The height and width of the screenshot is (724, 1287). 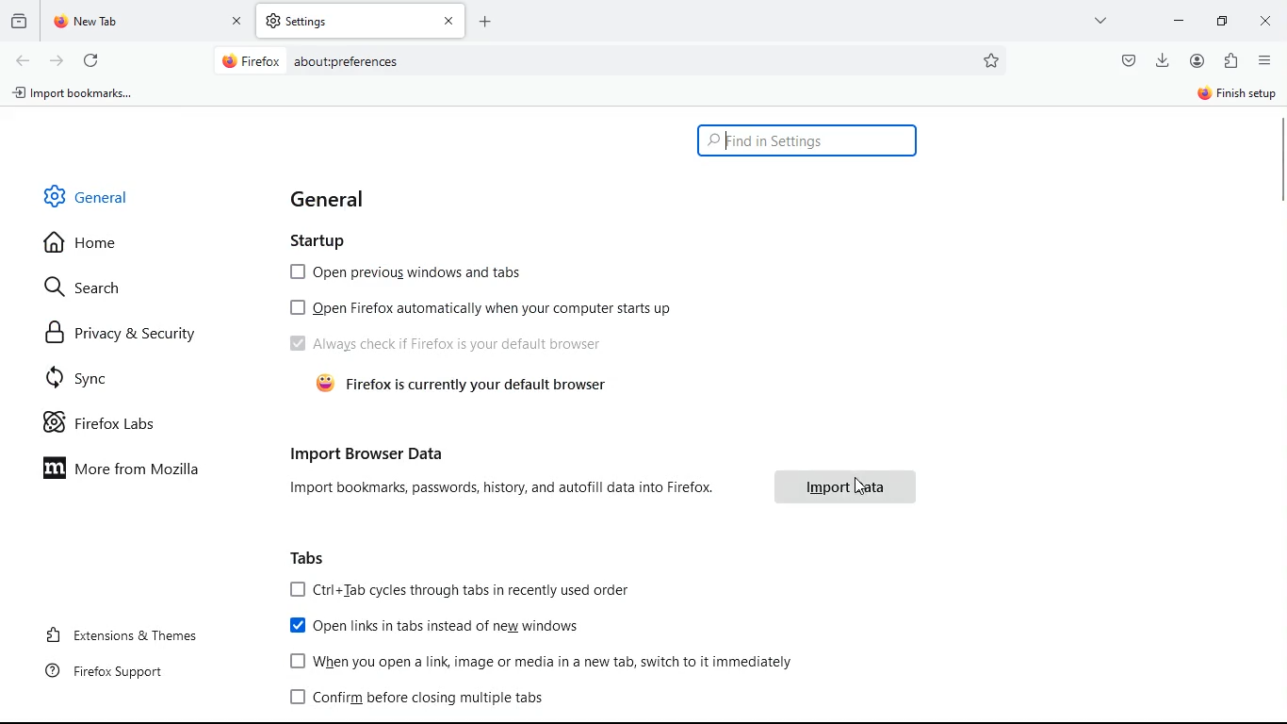 I want to click on import data, so click(x=844, y=487).